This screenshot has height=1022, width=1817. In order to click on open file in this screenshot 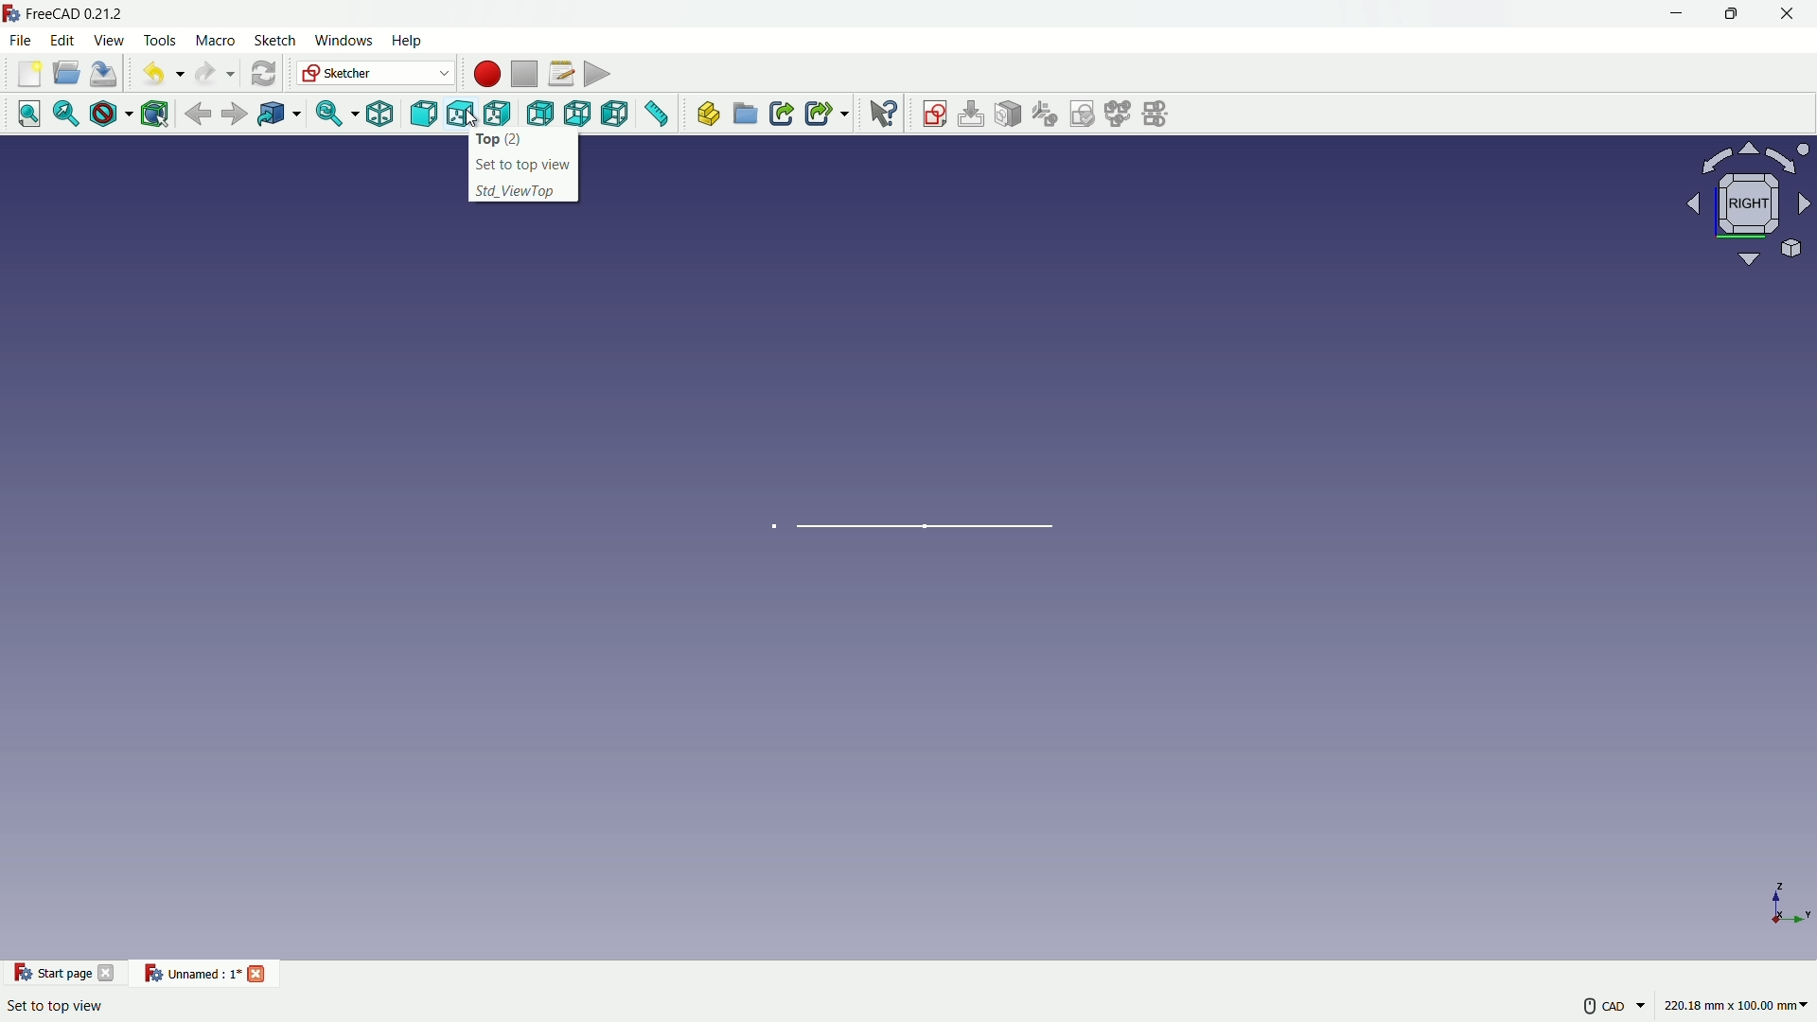, I will do `click(67, 74)`.